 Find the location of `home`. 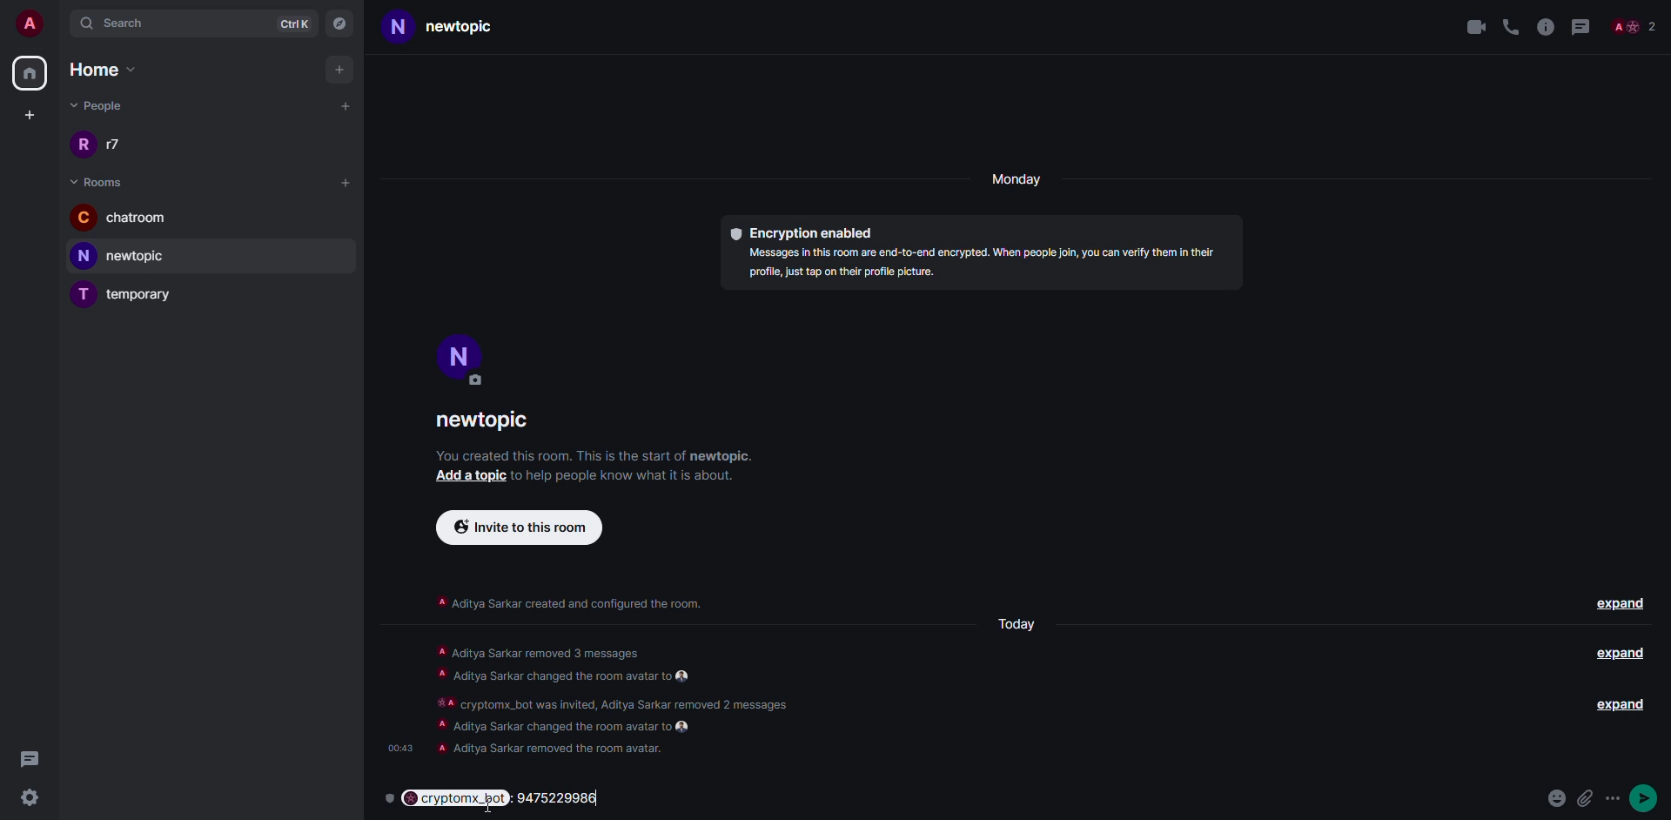

home is located at coordinates (113, 70).